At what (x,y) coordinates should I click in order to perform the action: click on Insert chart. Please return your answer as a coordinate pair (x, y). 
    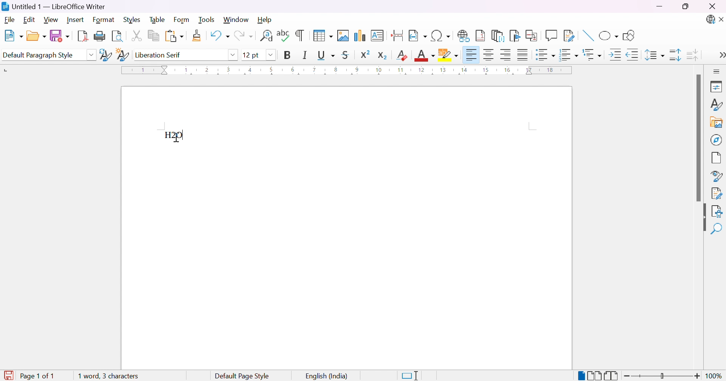
    Looking at the image, I should click on (361, 36).